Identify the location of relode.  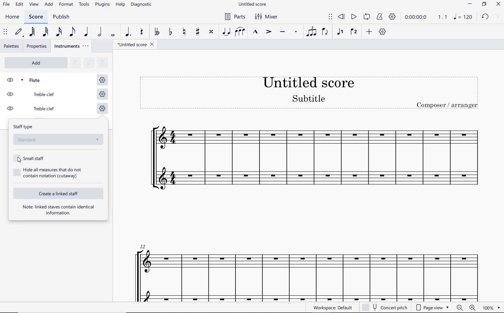
(496, 16).